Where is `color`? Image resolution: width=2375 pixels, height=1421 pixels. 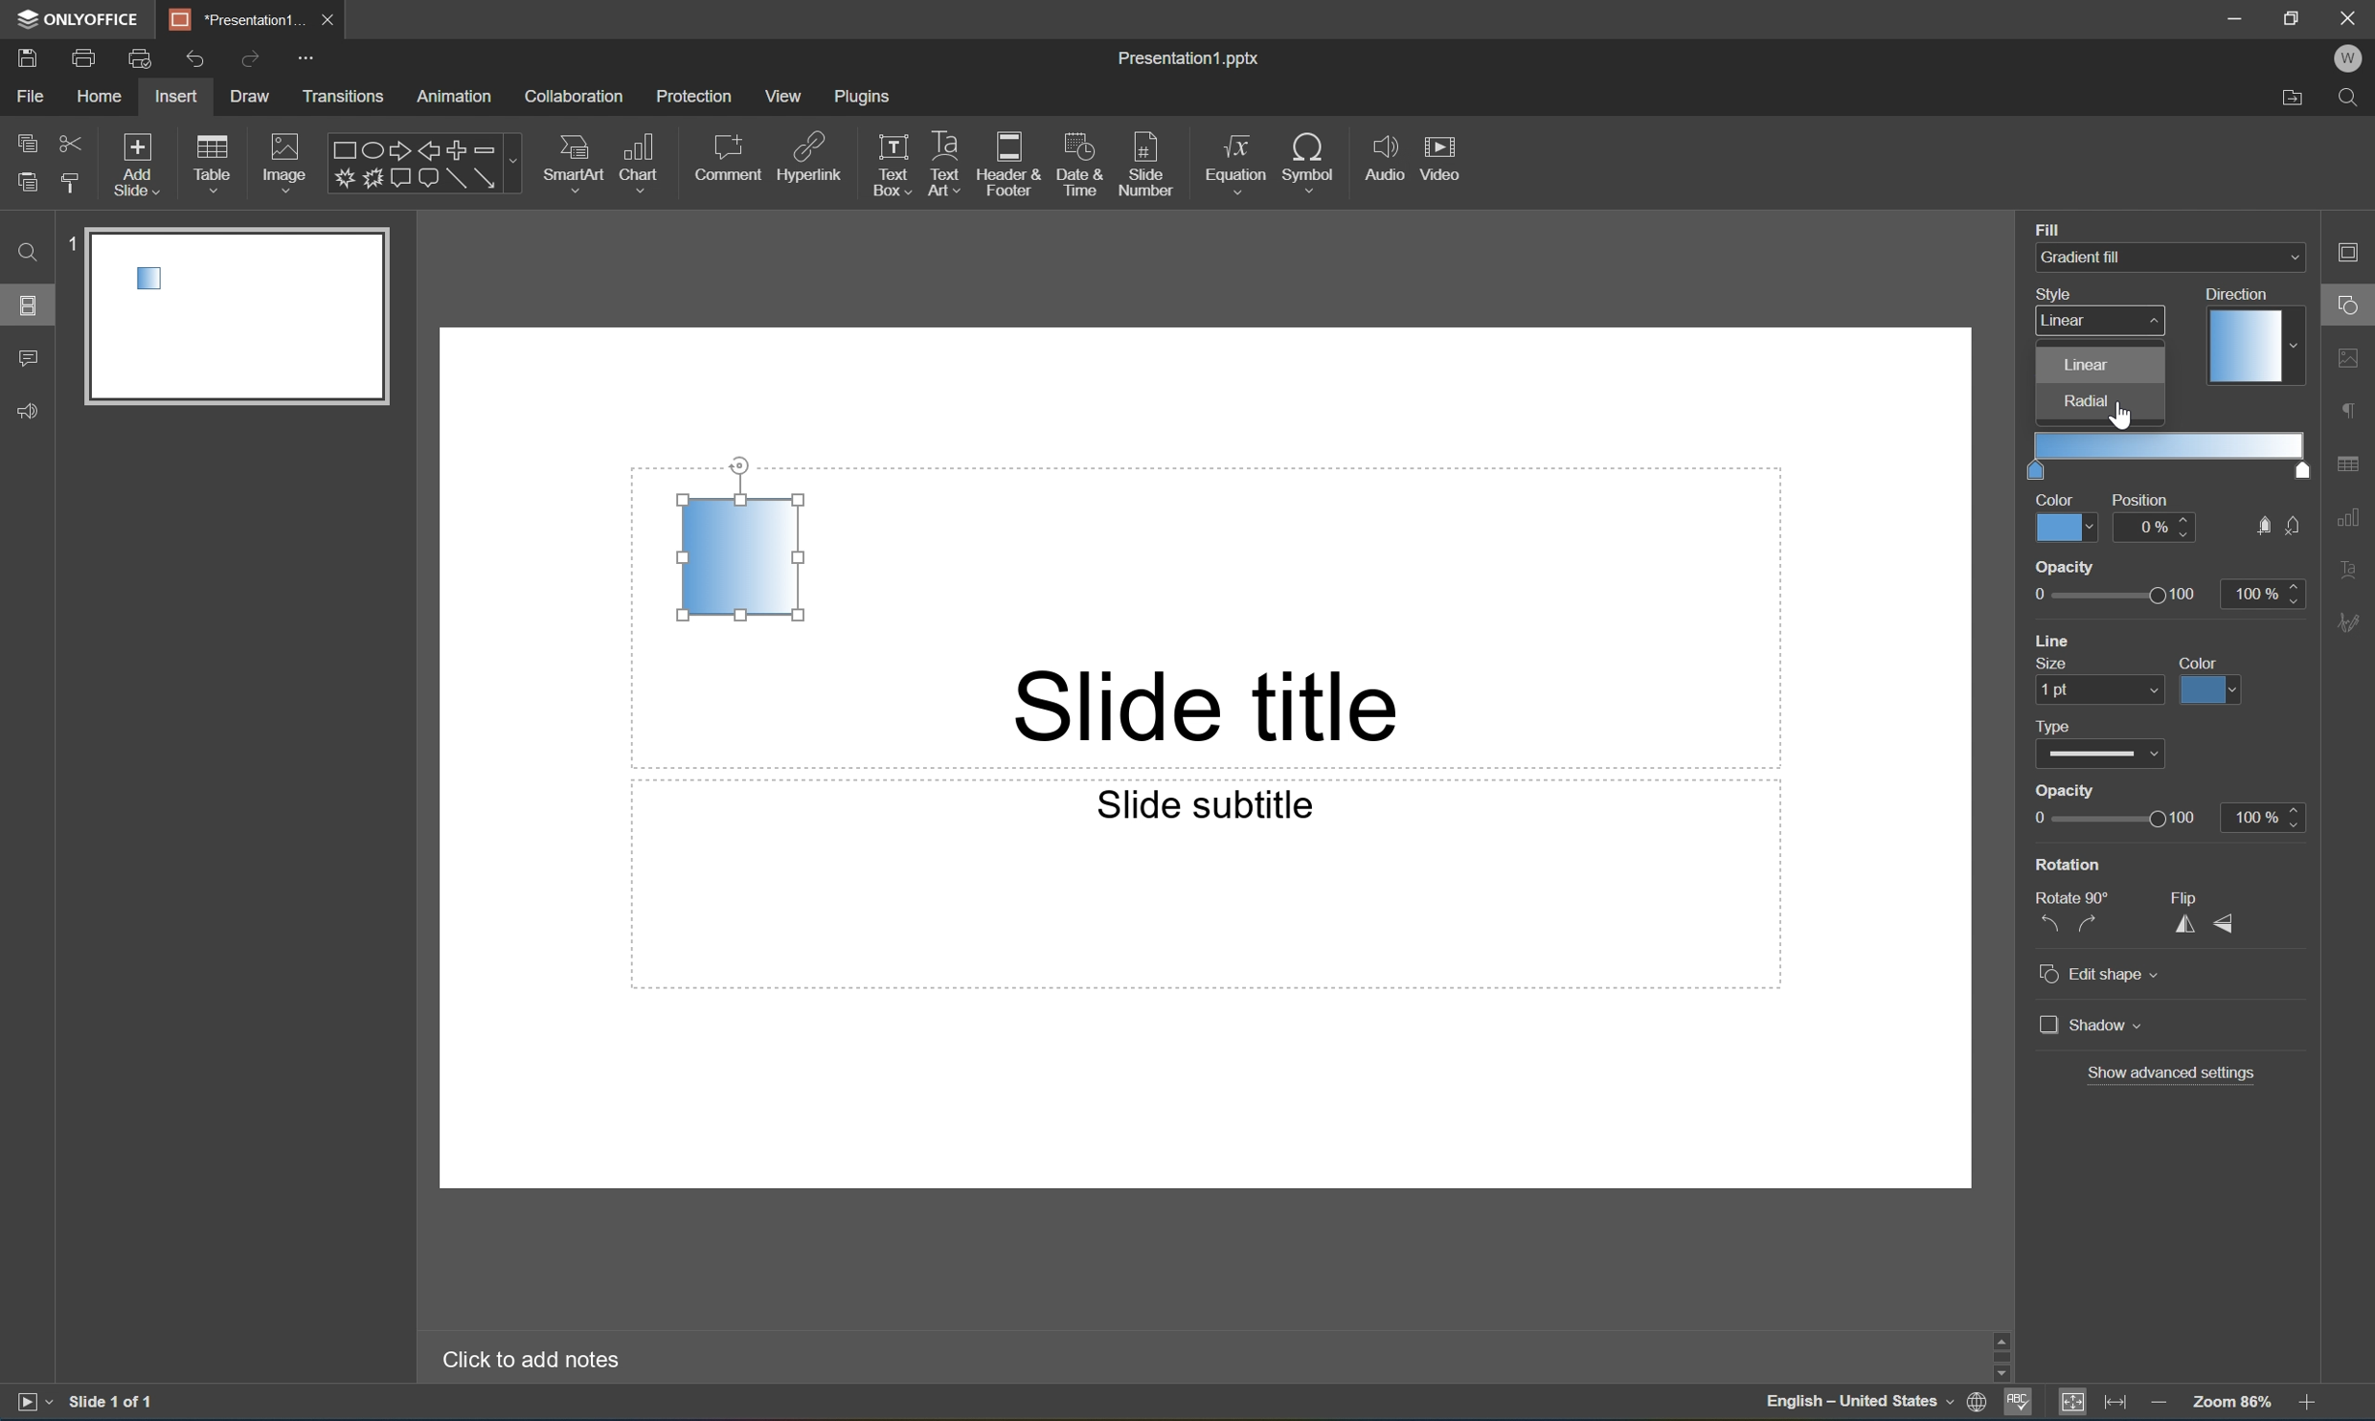
color is located at coordinates (2067, 517).